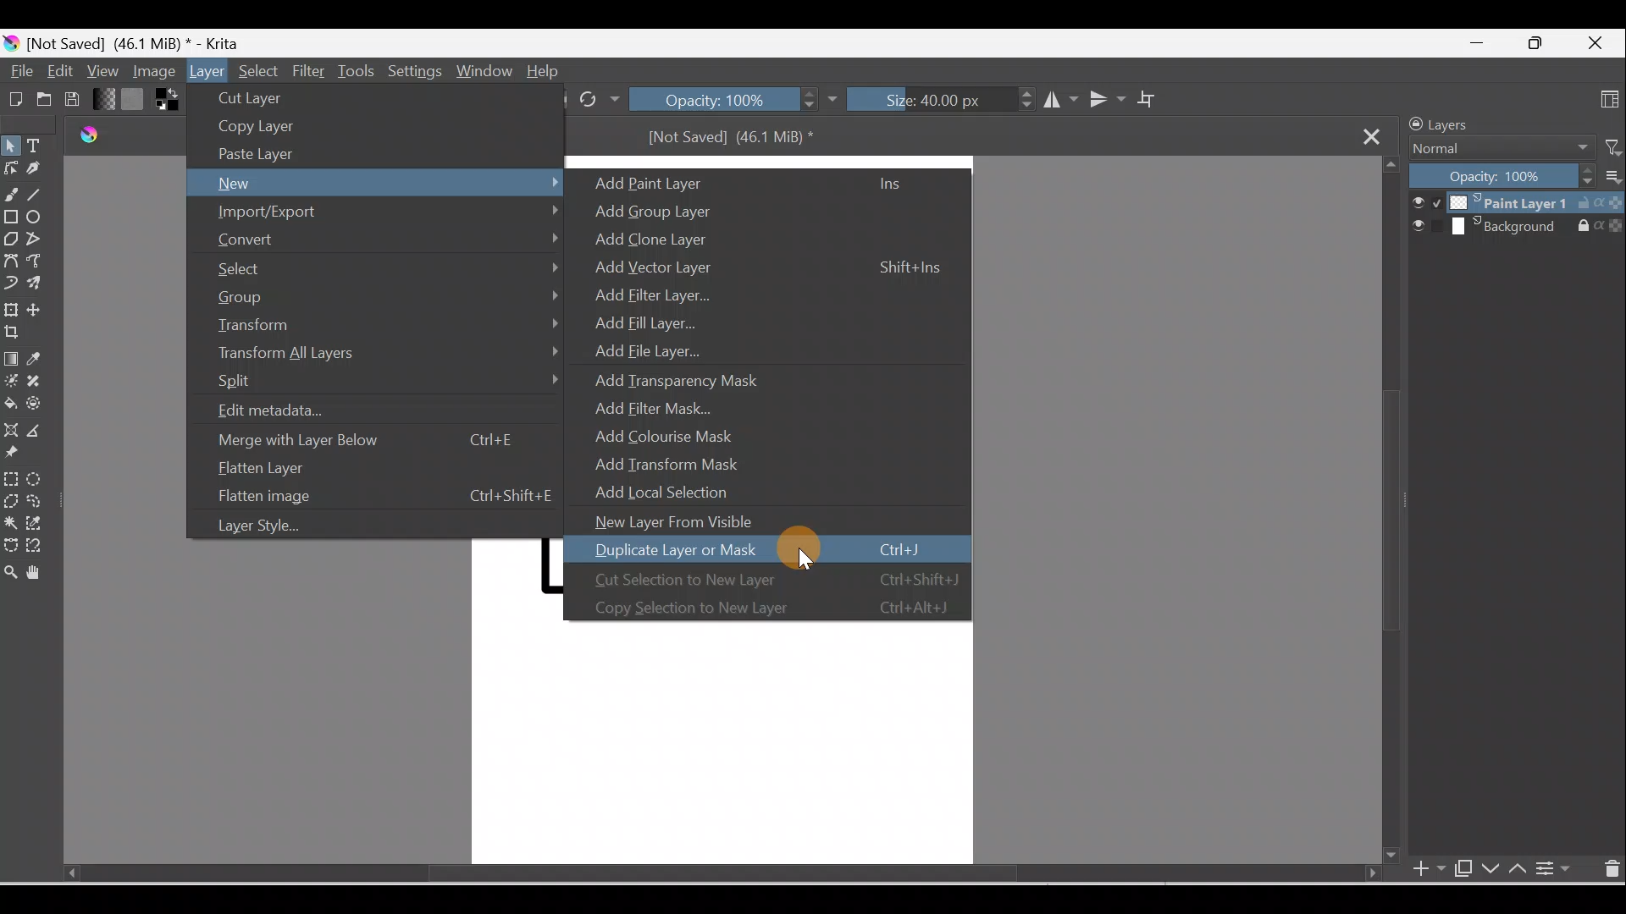 The image size is (1626, 914). Describe the element at coordinates (10, 524) in the screenshot. I see `Contiguous selection tool` at that location.